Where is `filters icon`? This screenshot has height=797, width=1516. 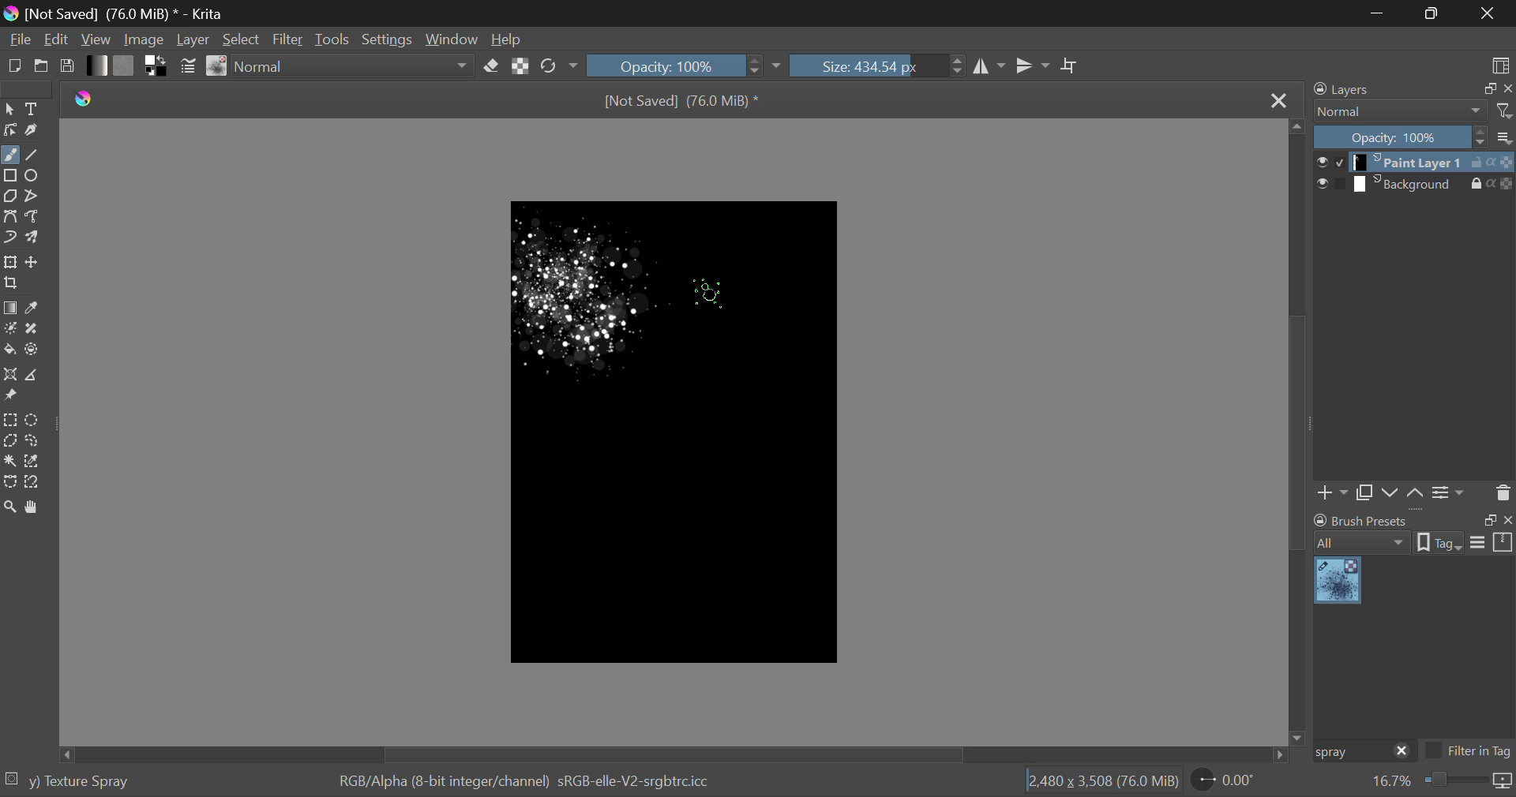 filters icon is located at coordinates (1505, 110).